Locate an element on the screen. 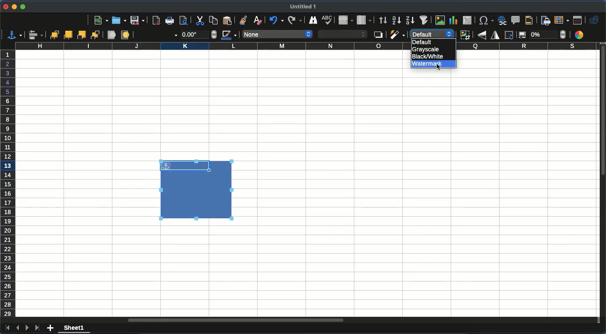 The height and width of the screenshot is (334, 606). comment is located at coordinates (516, 20).